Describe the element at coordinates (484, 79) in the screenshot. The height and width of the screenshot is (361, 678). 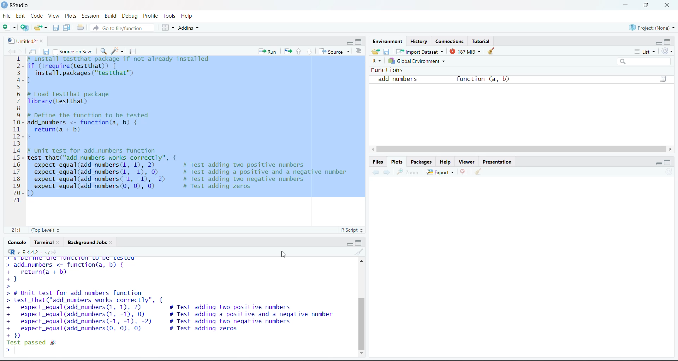
I see `function (a, b)` at that location.